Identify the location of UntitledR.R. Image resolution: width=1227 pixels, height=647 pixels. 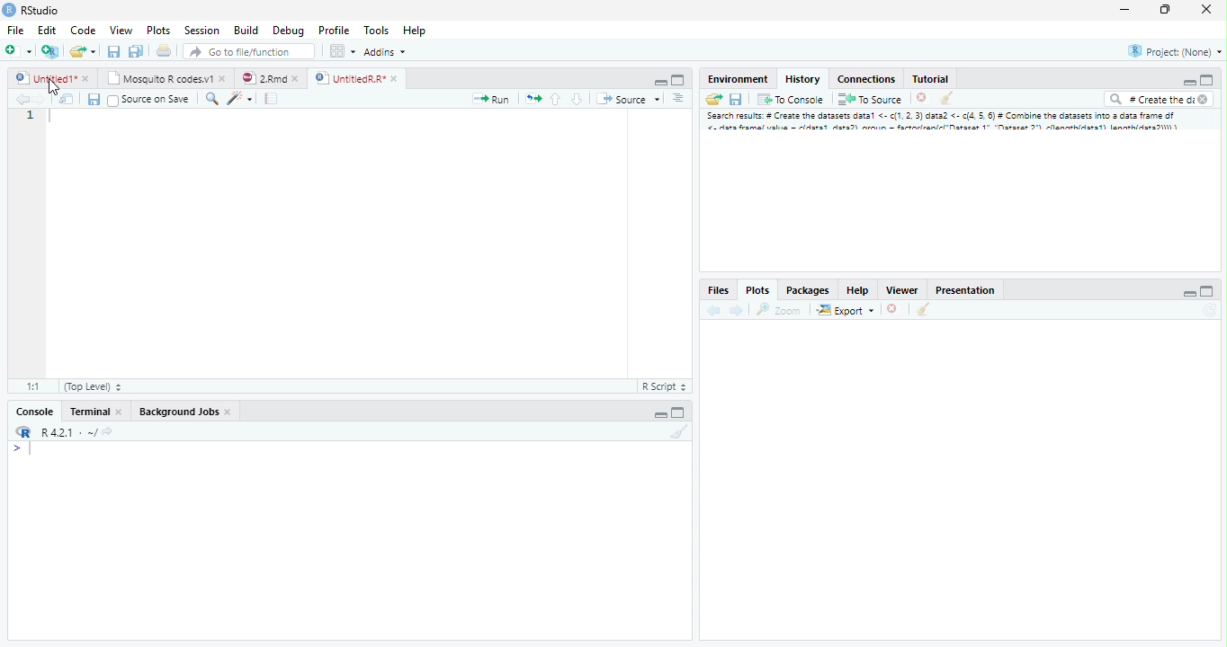
(356, 77).